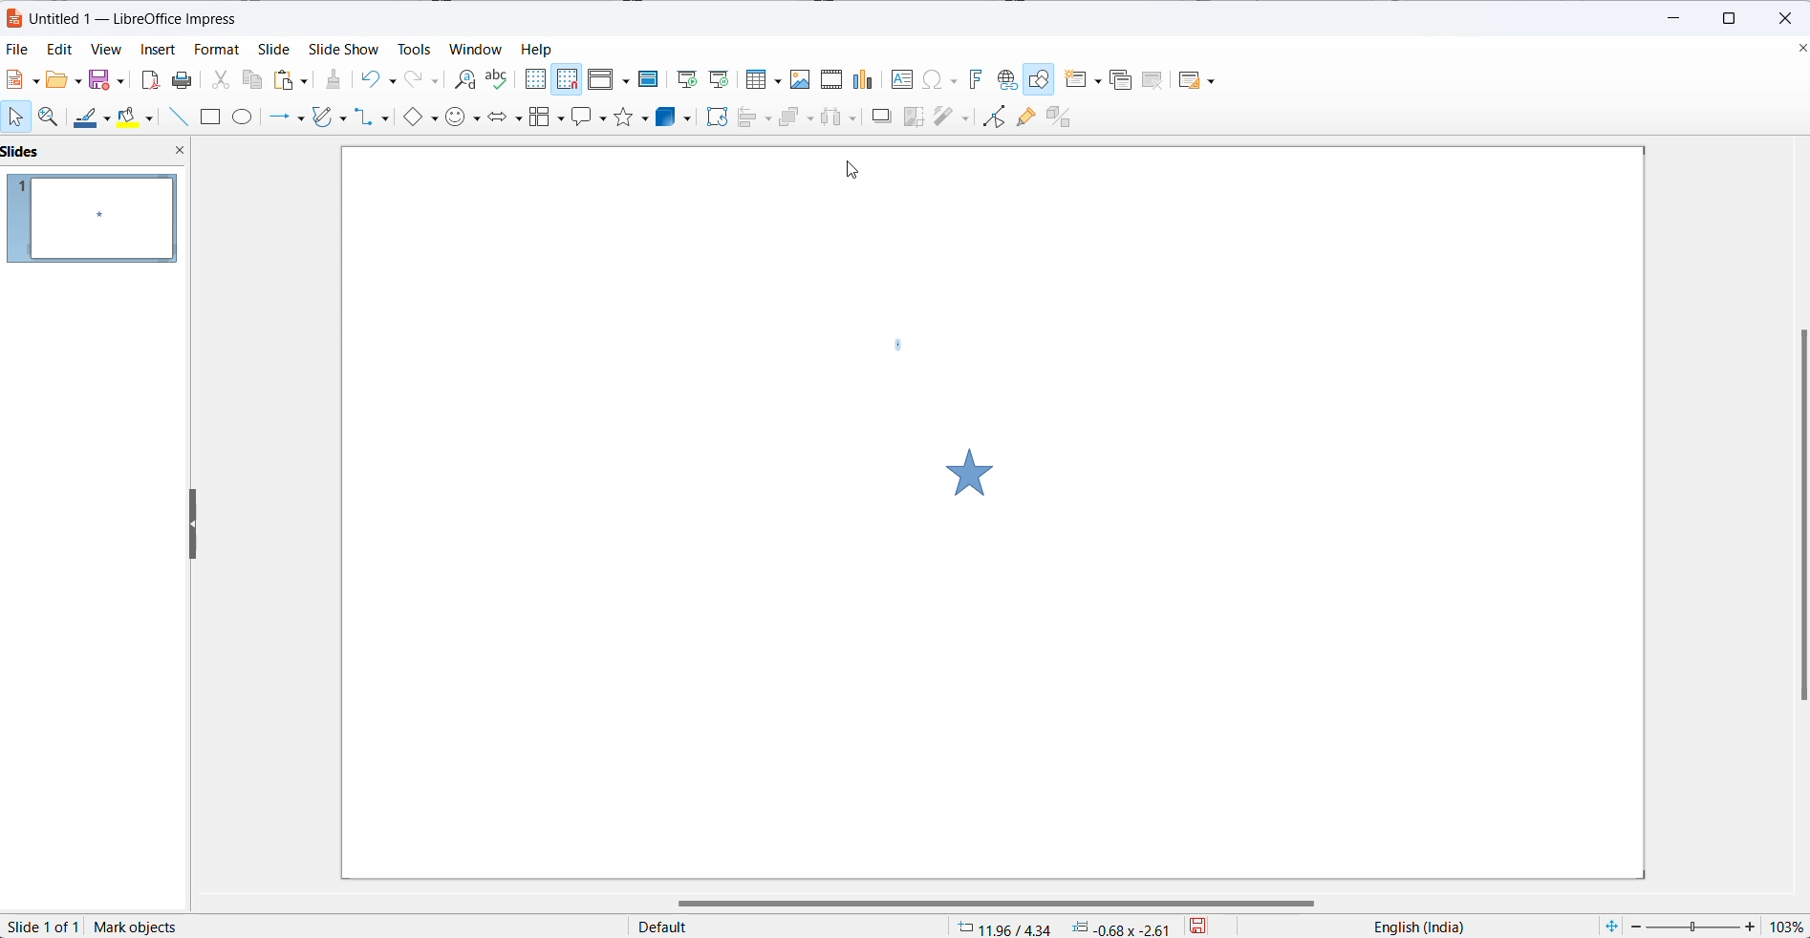  Describe the element at coordinates (17, 116) in the screenshot. I see `select` at that location.